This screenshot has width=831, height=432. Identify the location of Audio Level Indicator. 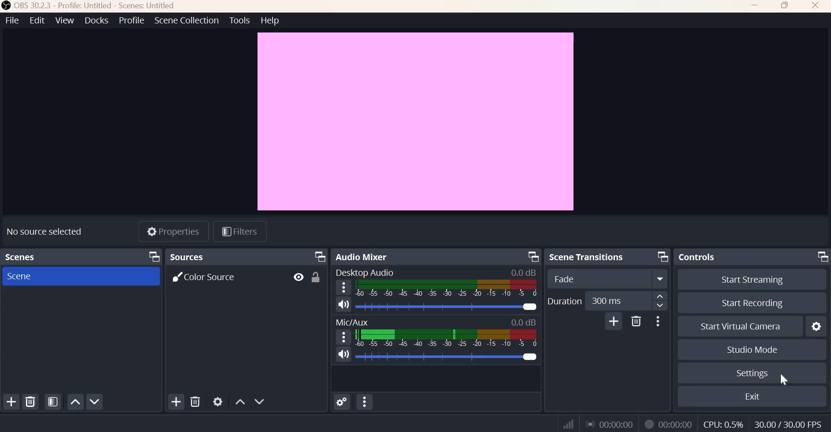
(525, 272).